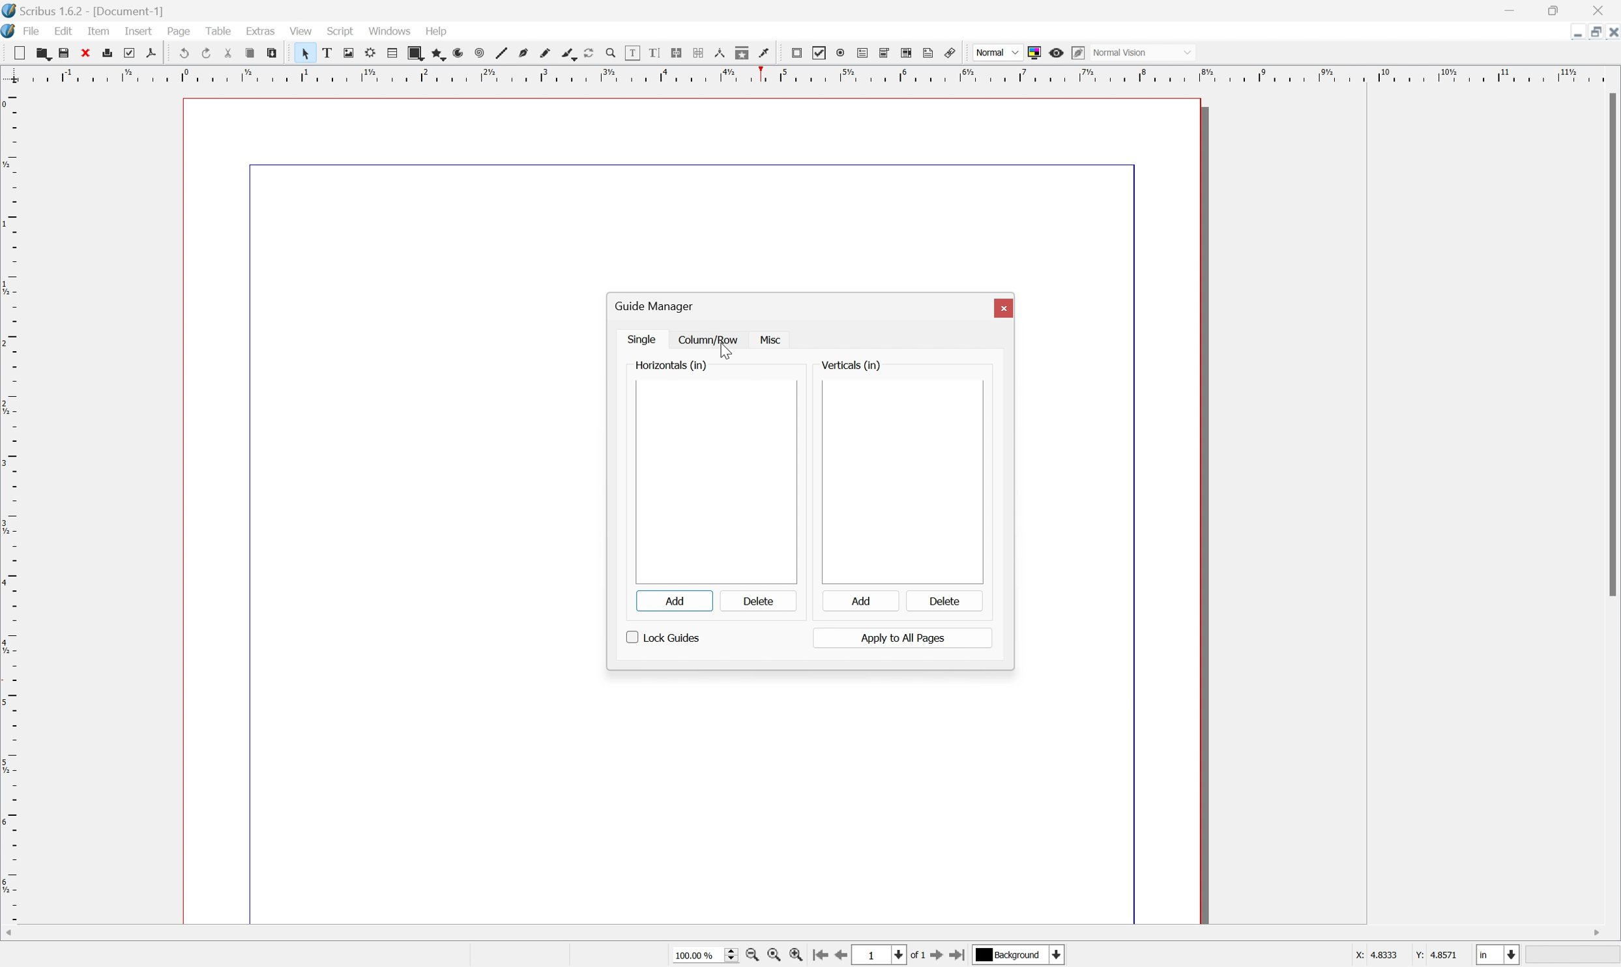  Describe the element at coordinates (656, 53) in the screenshot. I see `edit text with story editor` at that location.